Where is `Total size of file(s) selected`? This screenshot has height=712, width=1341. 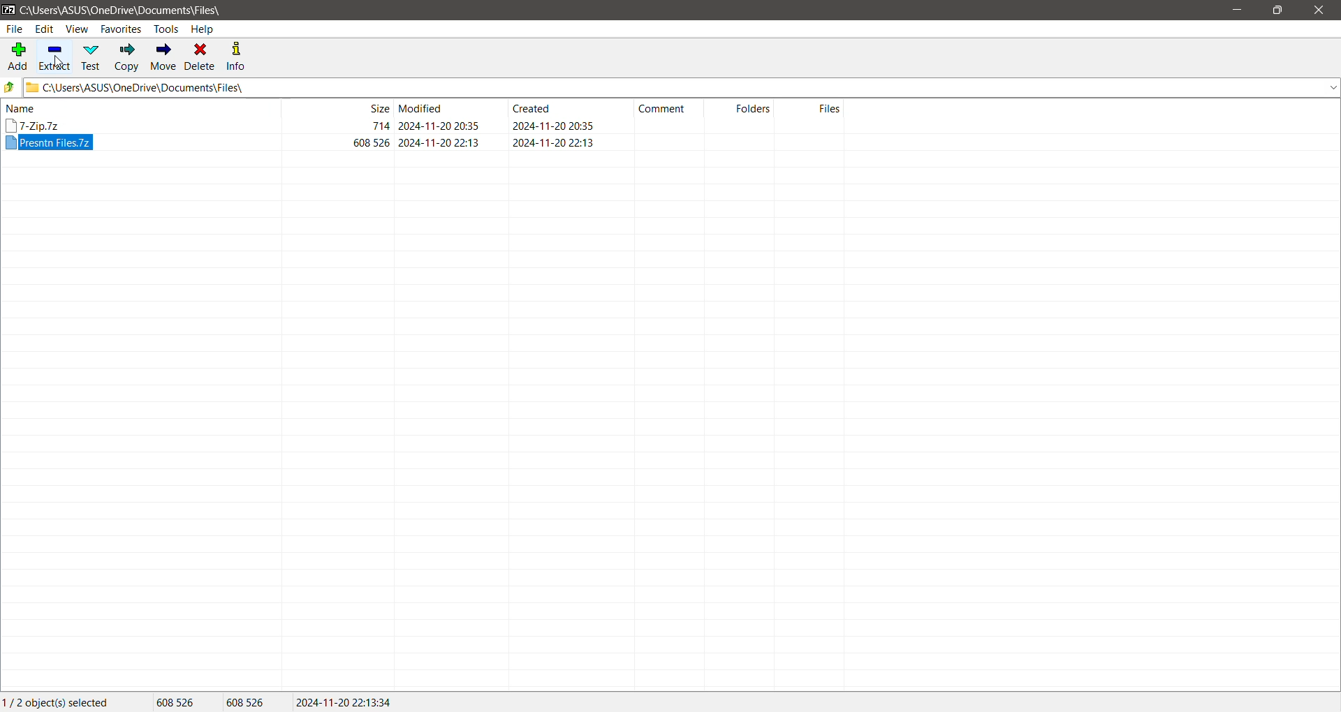
Total size of file(s) selected is located at coordinates (177, 702).